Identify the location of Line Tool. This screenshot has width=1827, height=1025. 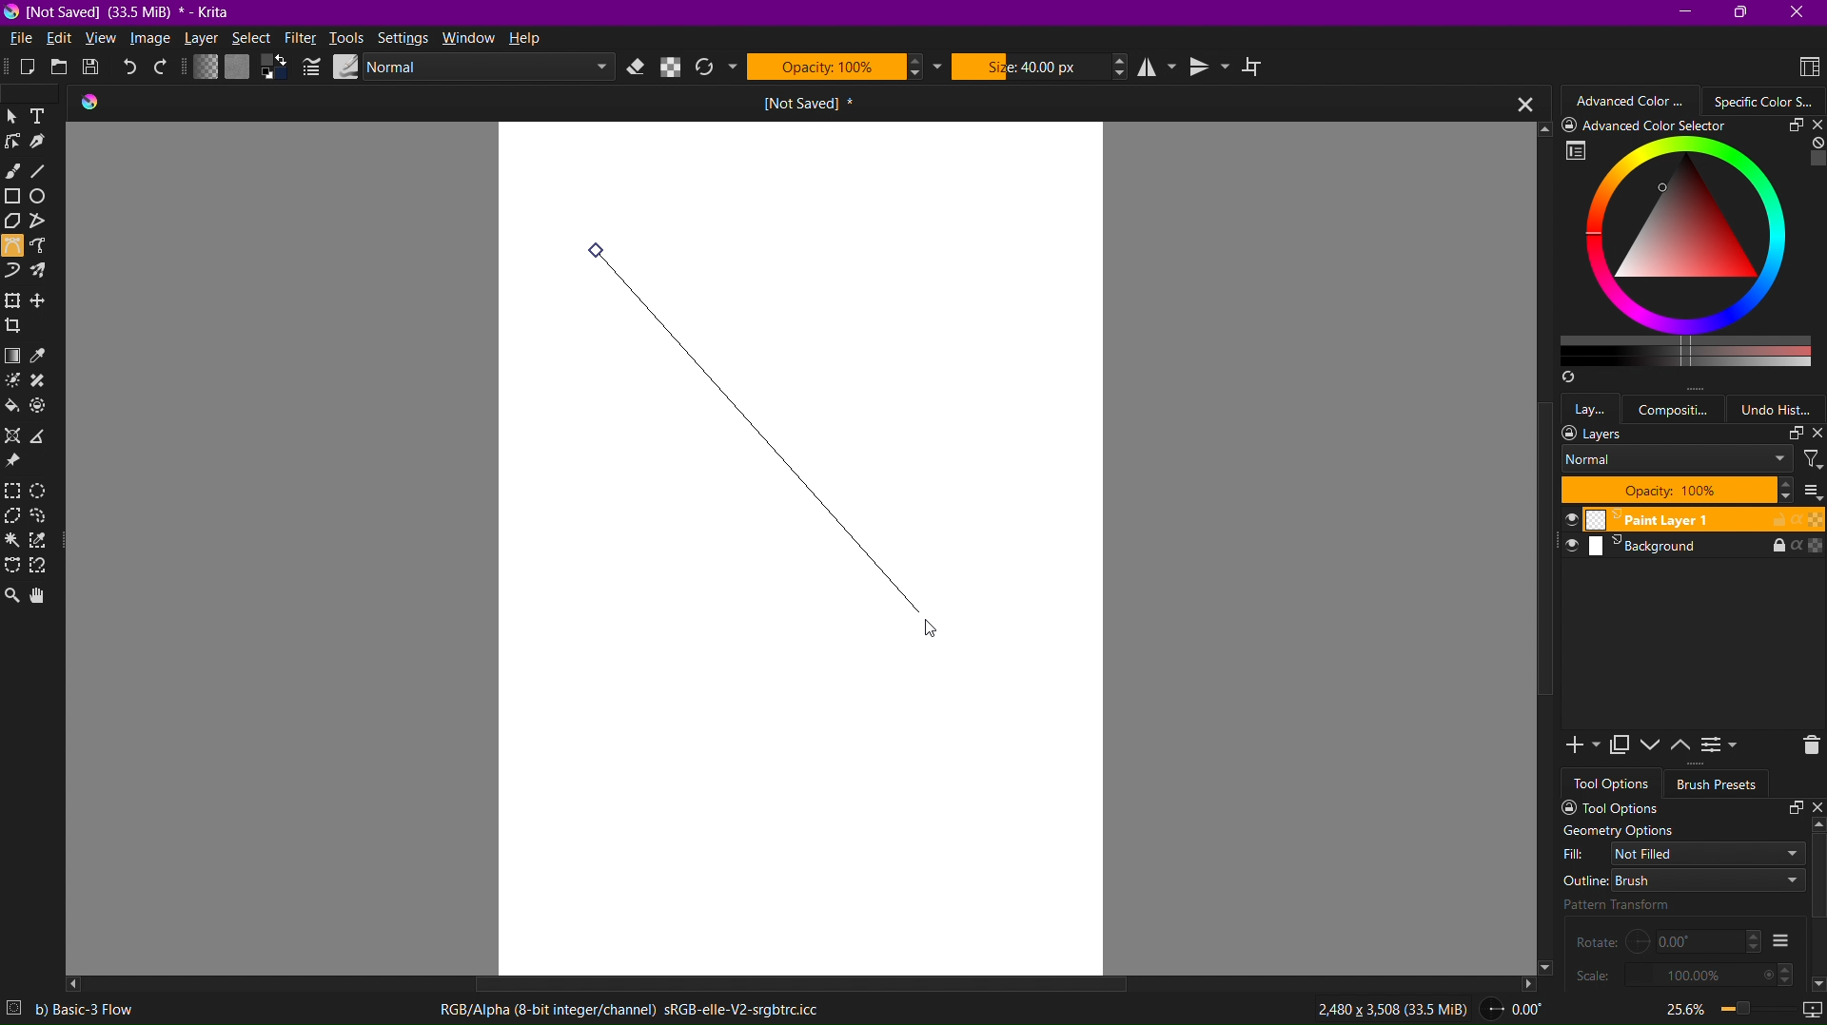
(46, 173).